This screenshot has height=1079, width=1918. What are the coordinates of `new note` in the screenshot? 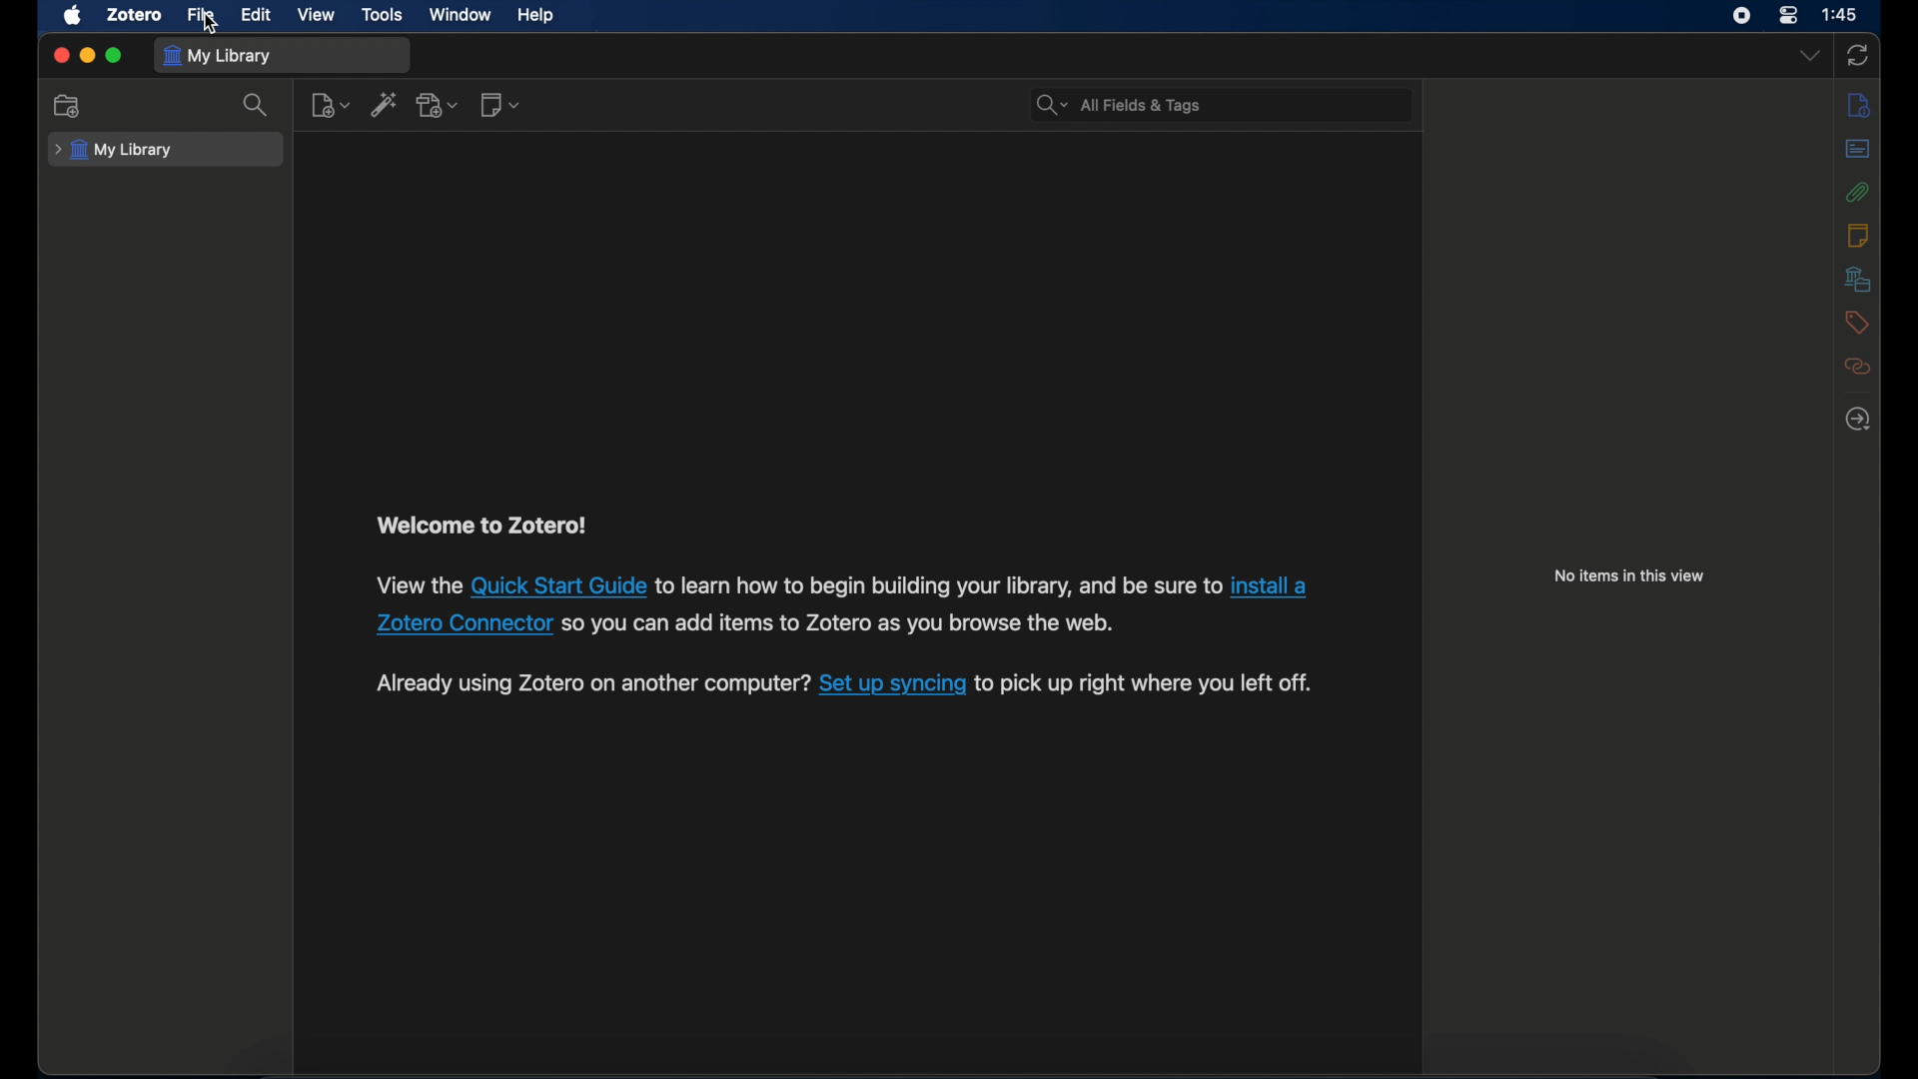 It's located at (501, 104).